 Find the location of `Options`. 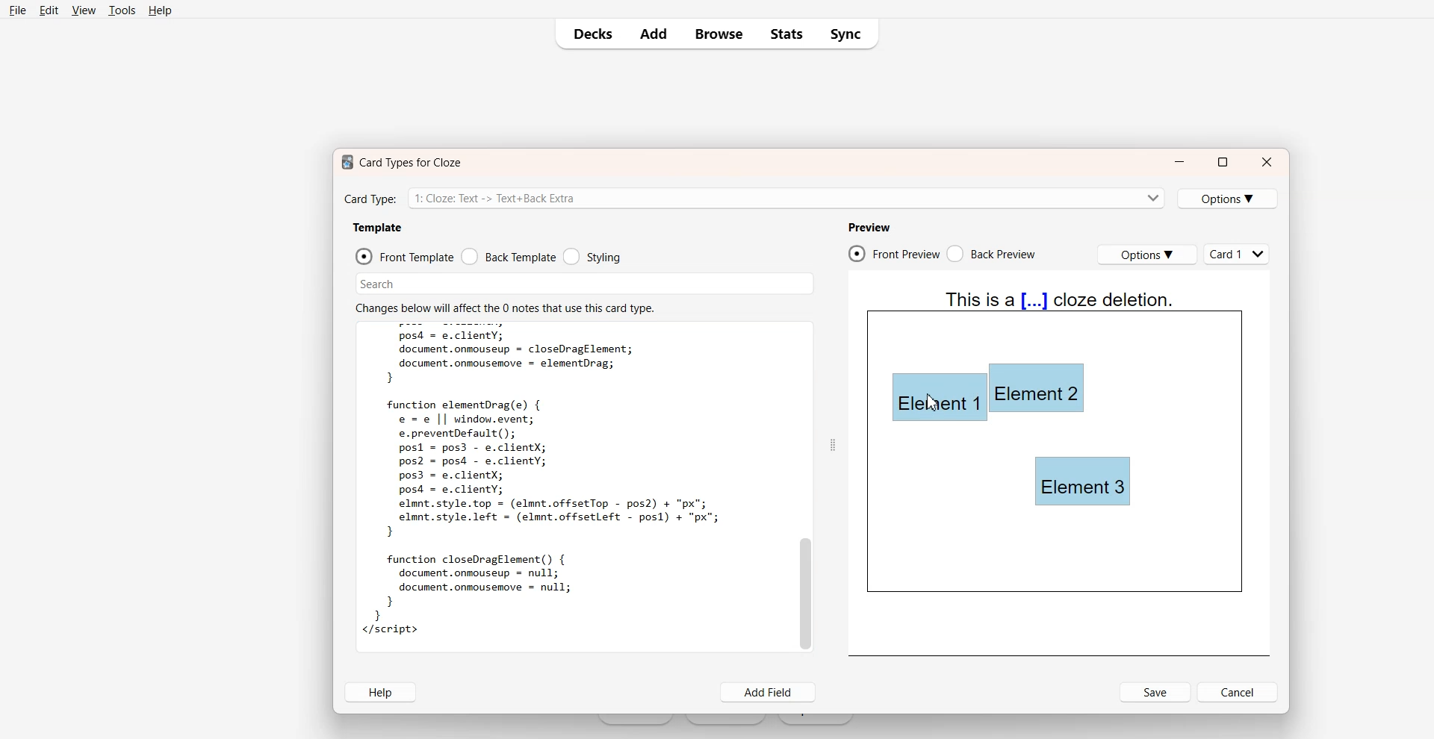

Options is located at coordinates (1229, 199).